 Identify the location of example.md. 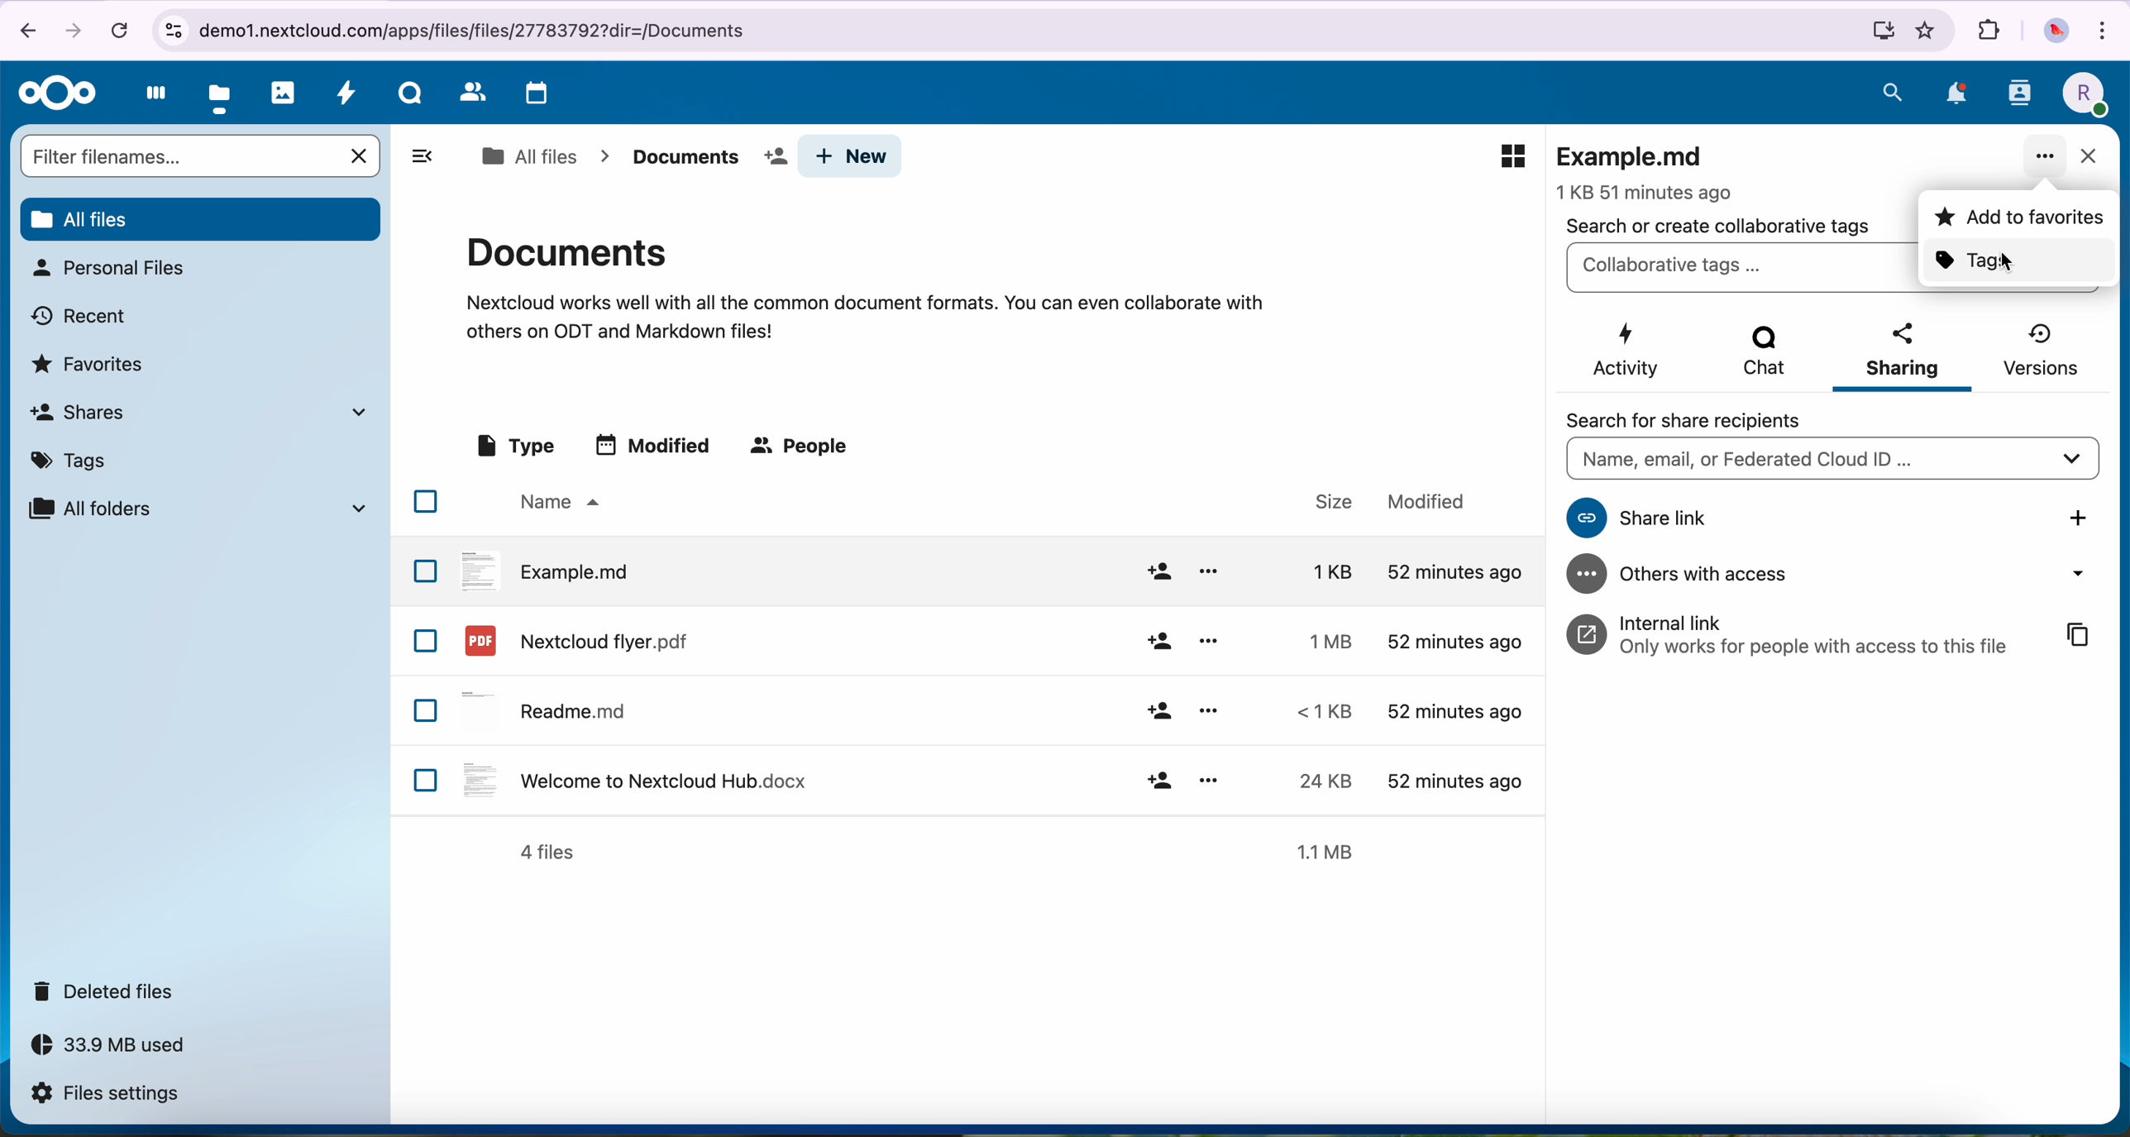
(547, 569).